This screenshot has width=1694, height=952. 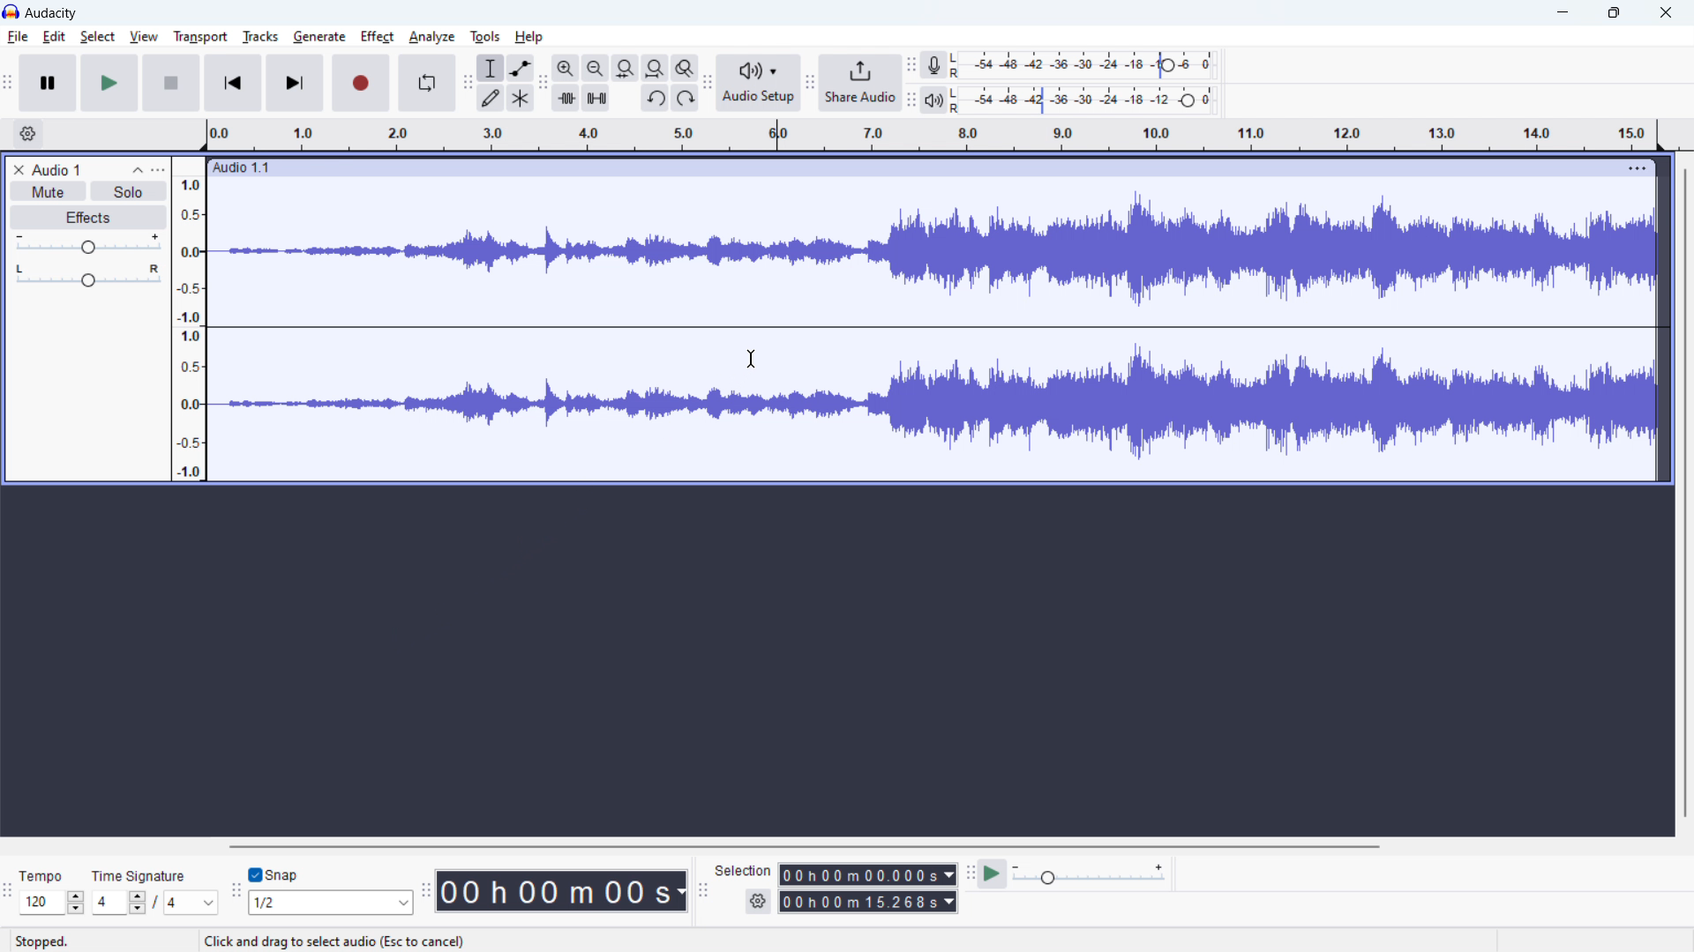 What do you see at coordinates (425, 83) in the screenshot?
I see `enable looping` at bounding box center [425, 83].